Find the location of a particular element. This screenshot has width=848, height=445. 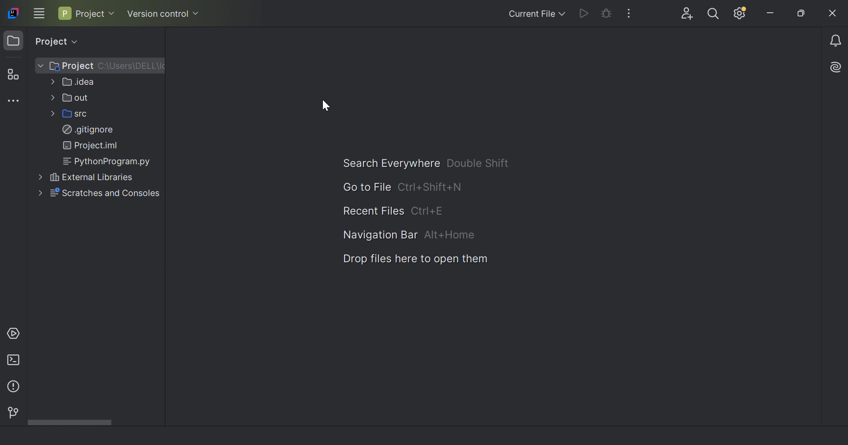

Services is located at coordinates (15, 332).